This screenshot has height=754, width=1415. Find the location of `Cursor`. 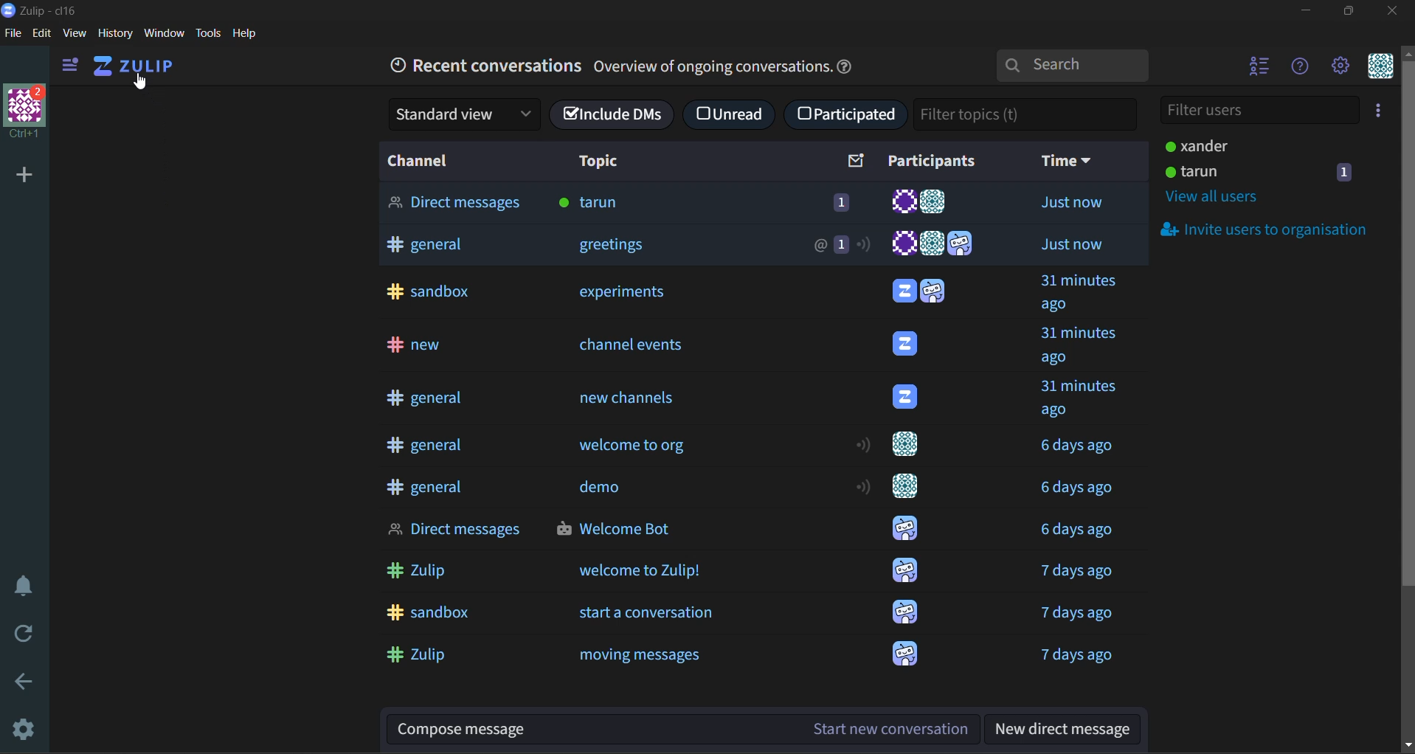

Cursor is located at coordinates (142, 85).